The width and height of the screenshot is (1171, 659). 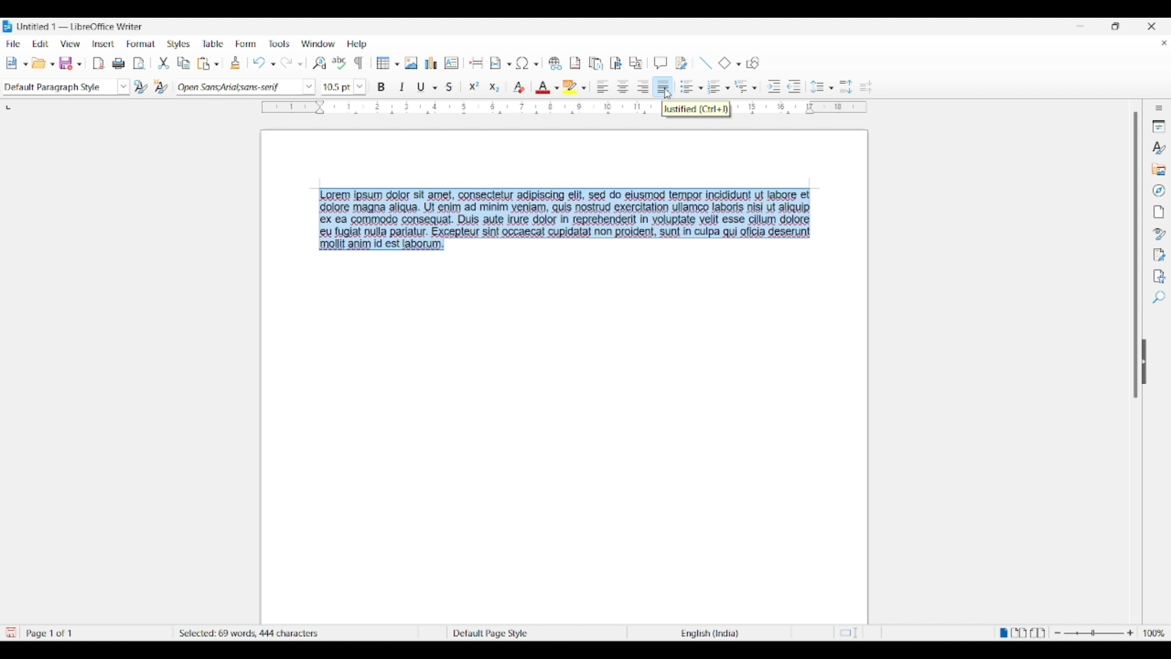 What do you see at coordinates (754, 88) in the screenshot?
I see `Outline format options` at bounding box center [754, 88].